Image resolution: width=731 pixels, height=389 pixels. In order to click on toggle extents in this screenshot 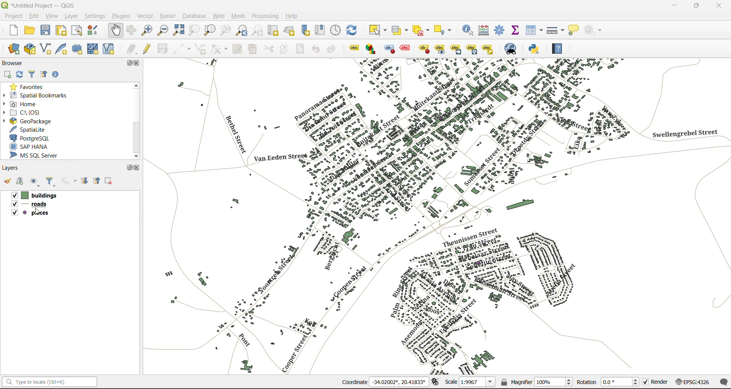, I will do `click(435, 381)`.